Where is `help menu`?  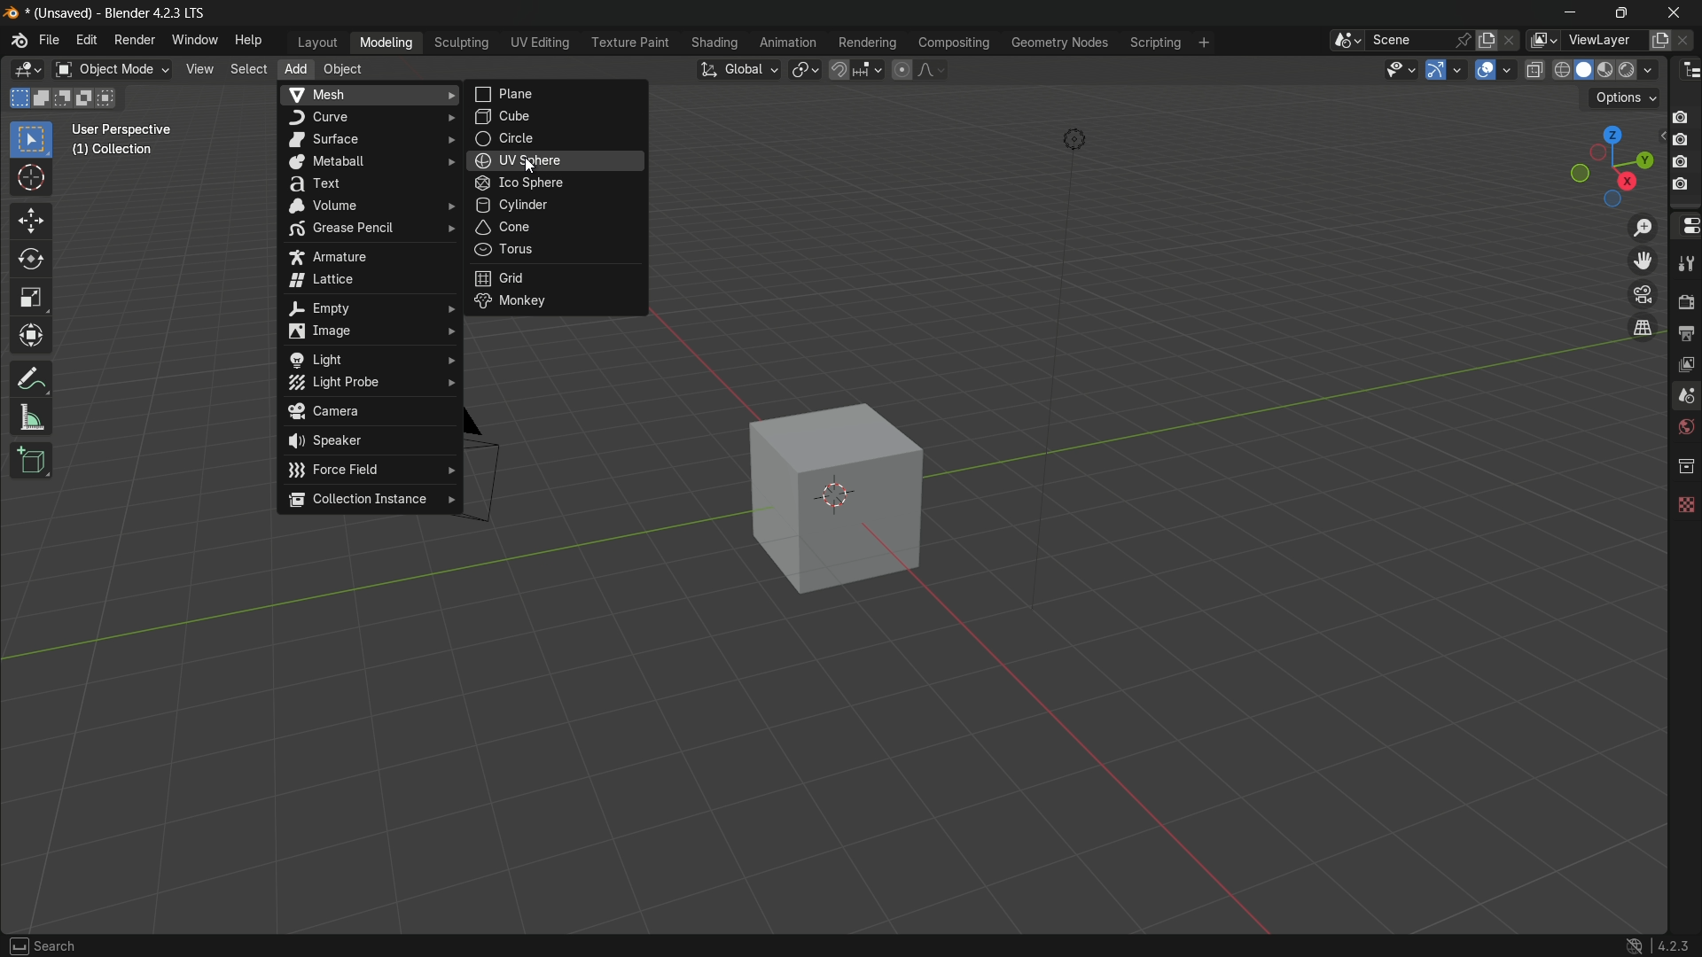
help menu is located at coordinates (248, 39).